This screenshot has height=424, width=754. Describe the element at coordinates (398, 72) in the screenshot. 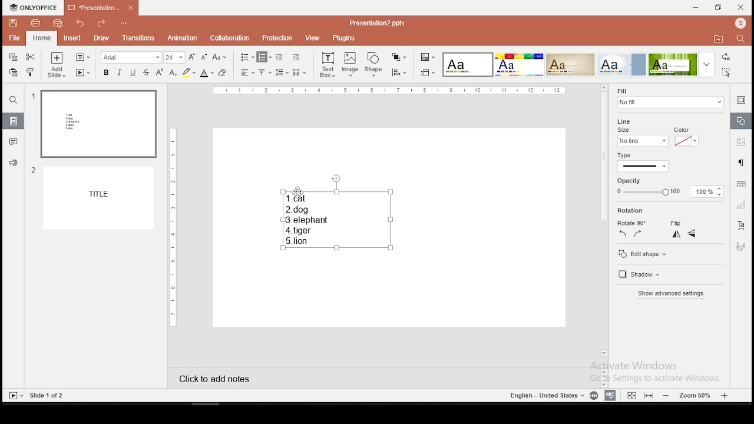

I see `align objects` at that location.